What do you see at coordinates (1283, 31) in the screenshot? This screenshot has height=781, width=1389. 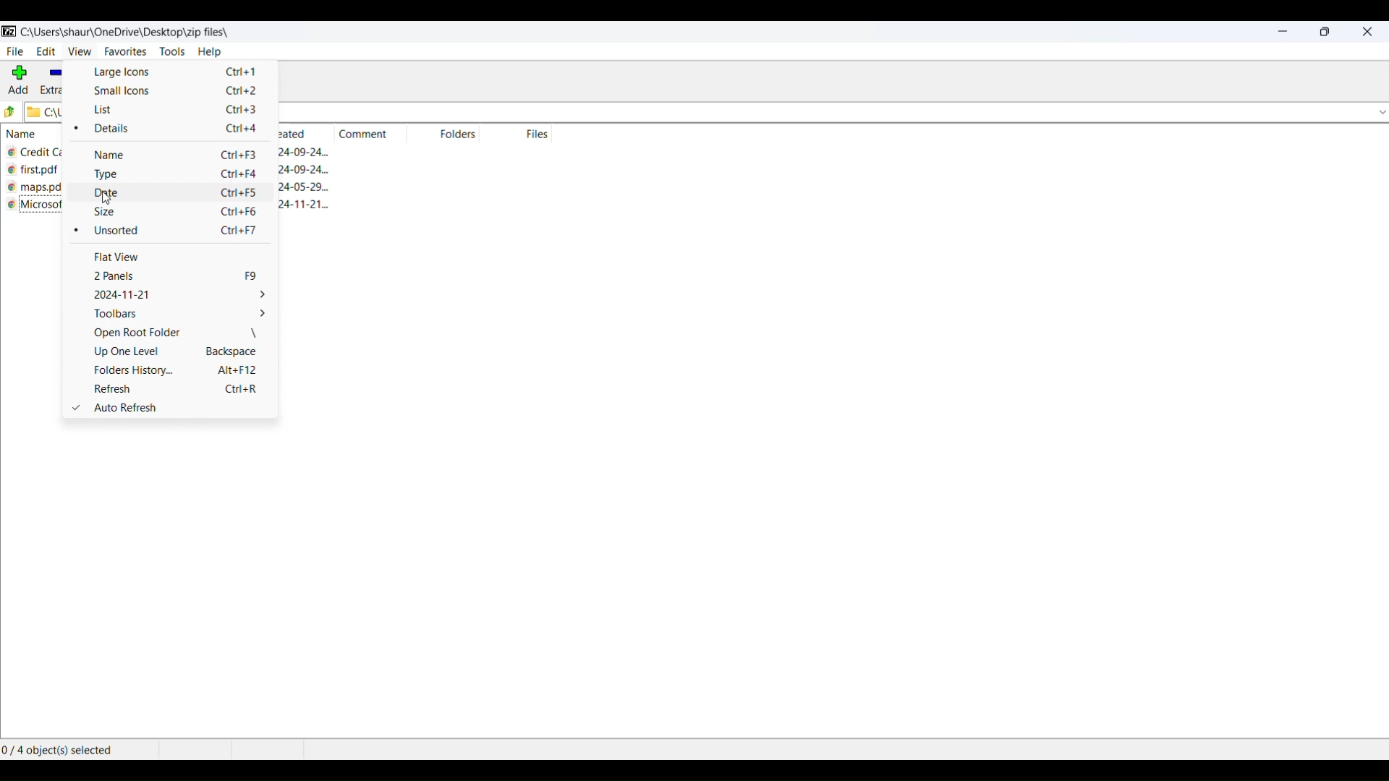 I see `minimize` at bounding box center [1283, 31].